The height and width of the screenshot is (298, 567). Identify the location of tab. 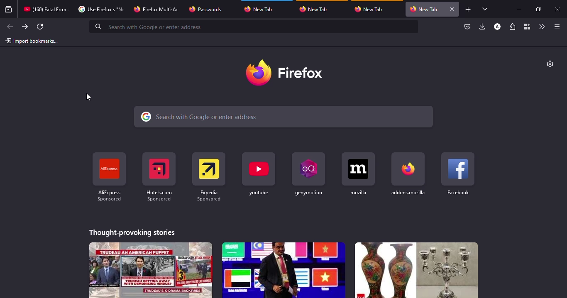
(102, 9).